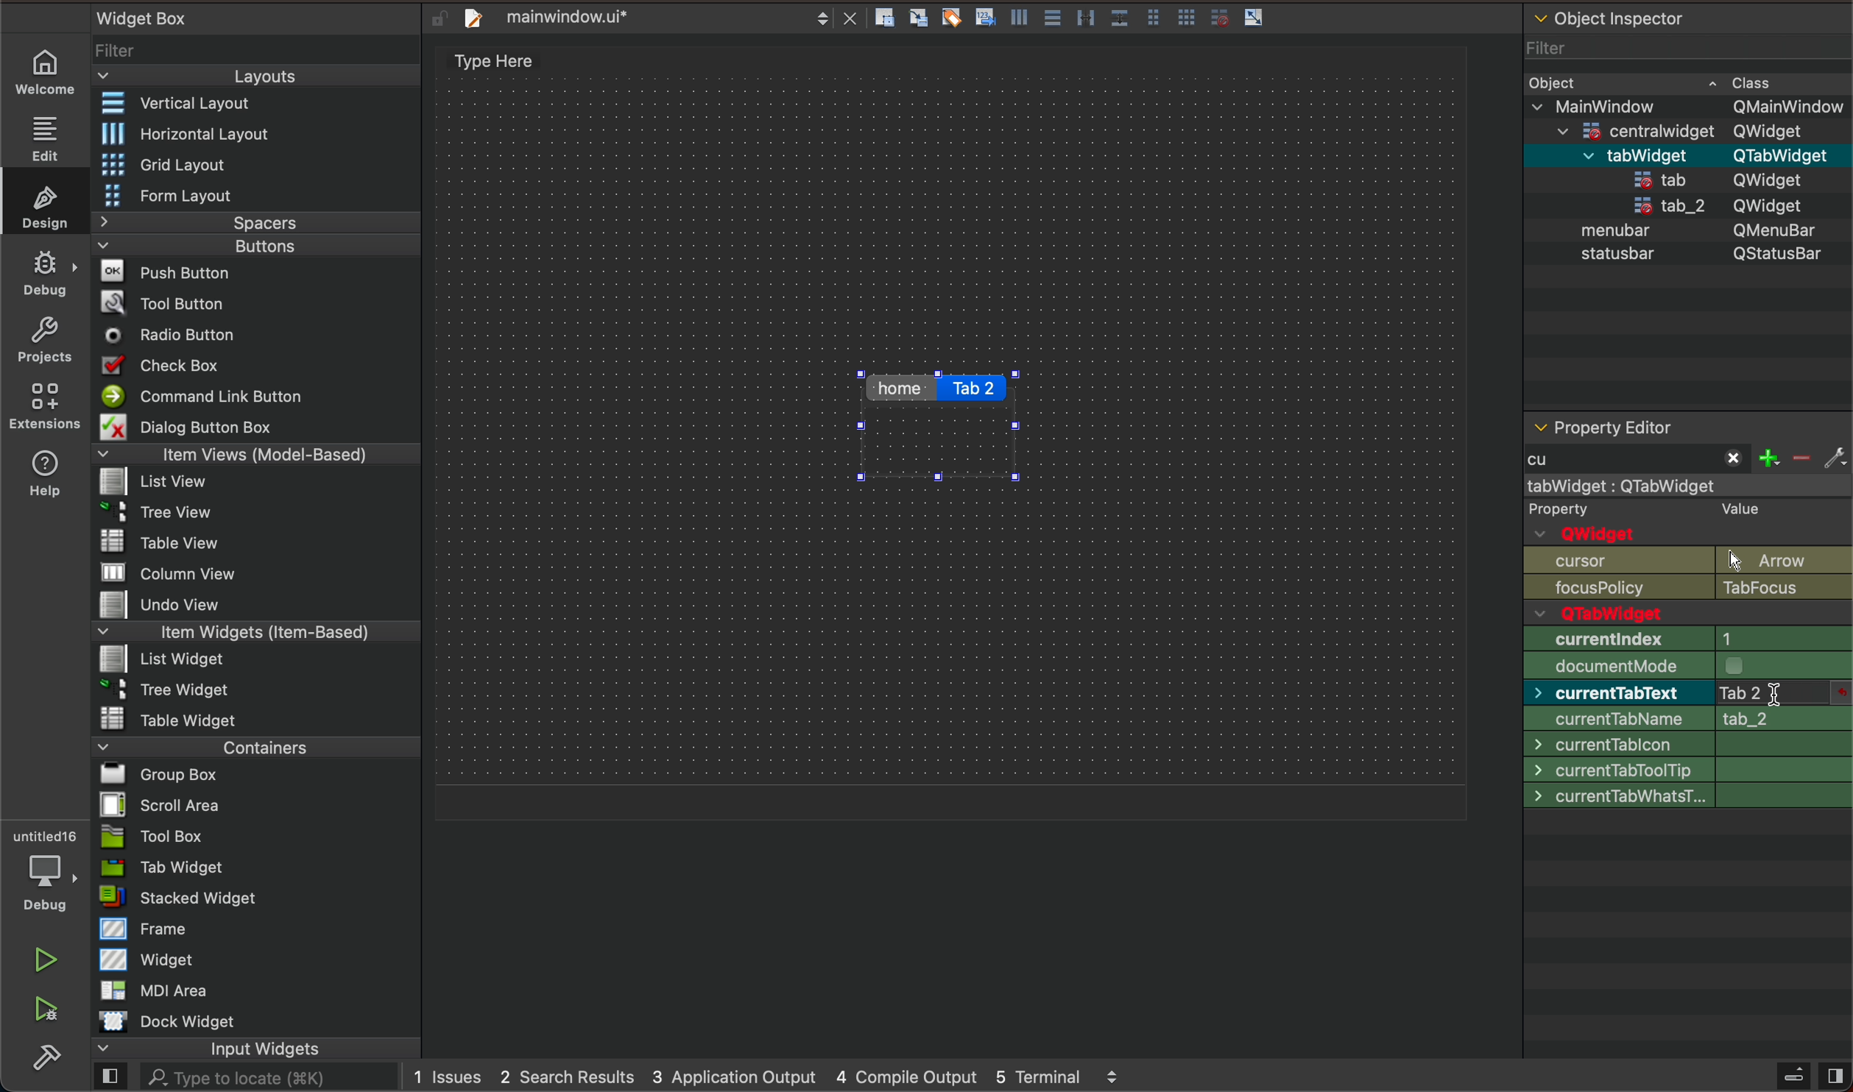 This screenshot has width=1853, height=1092. What do you see at coordinates (48, 471) in the screenshot?
I see `help` at bounding box center [48, 471].